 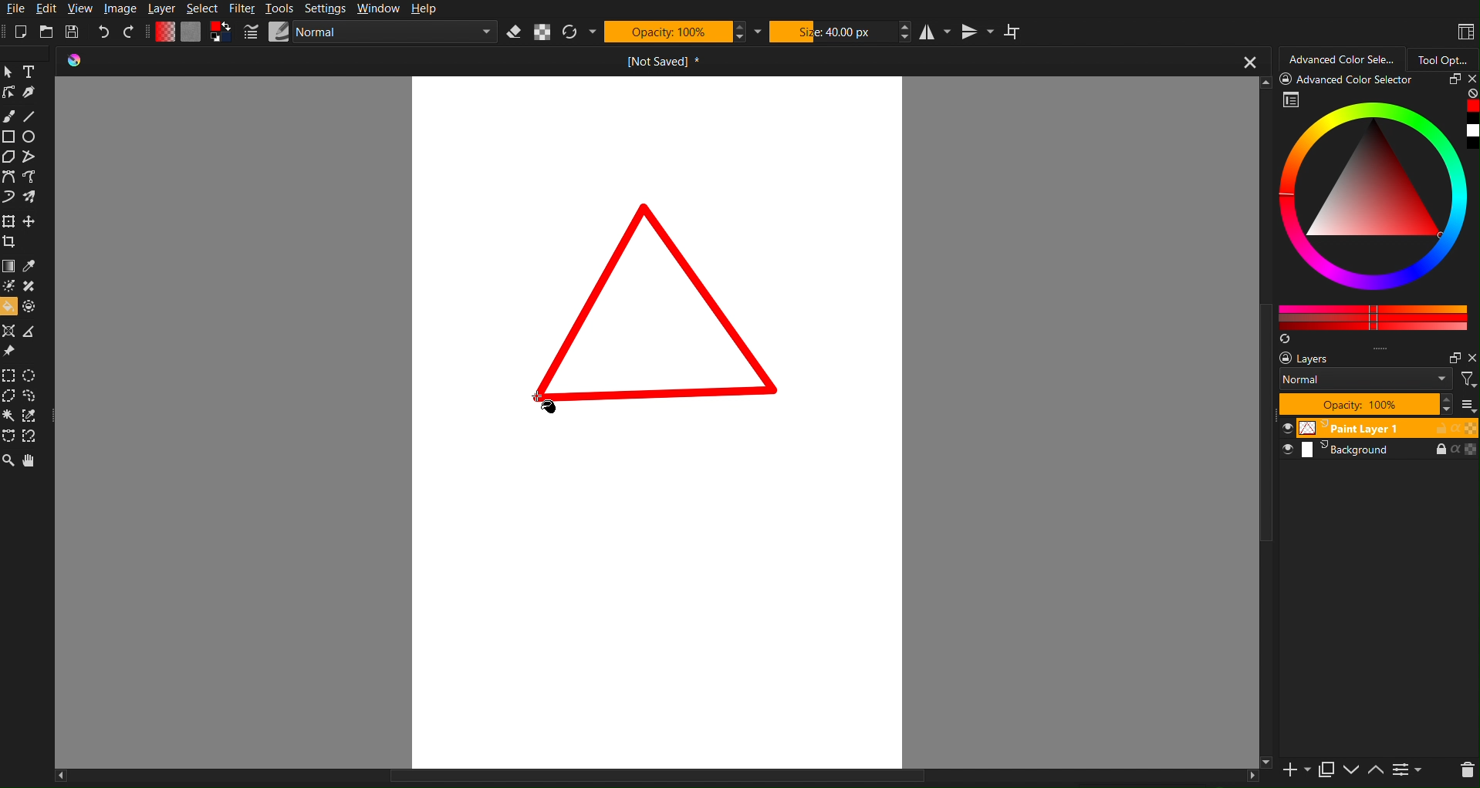 I want to click on magnetic curve Selection Tools, so click(x=35, y=437).